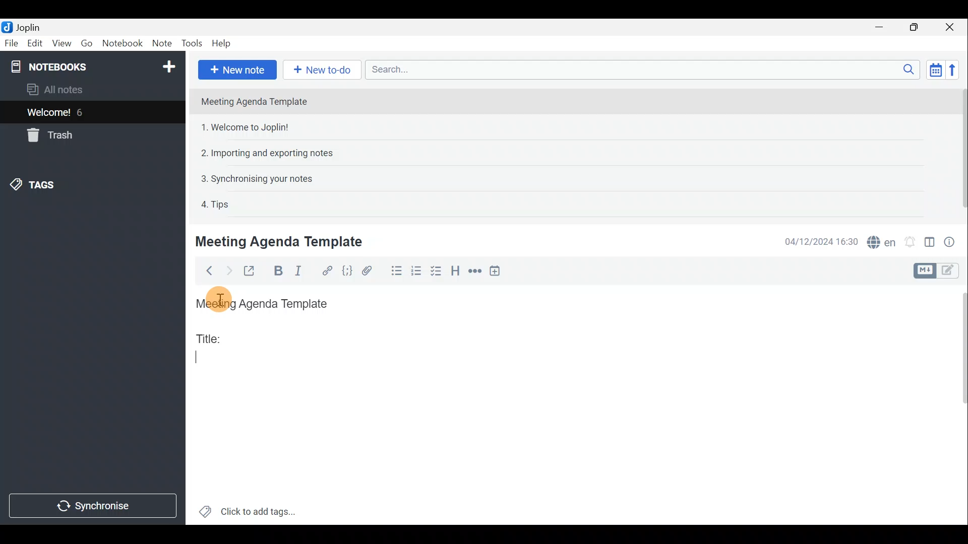 The width and height of the screenshot is (968, 544). Describe the element at coordinates (640, 69) in the screenshot. I see `Search bar` at that location.